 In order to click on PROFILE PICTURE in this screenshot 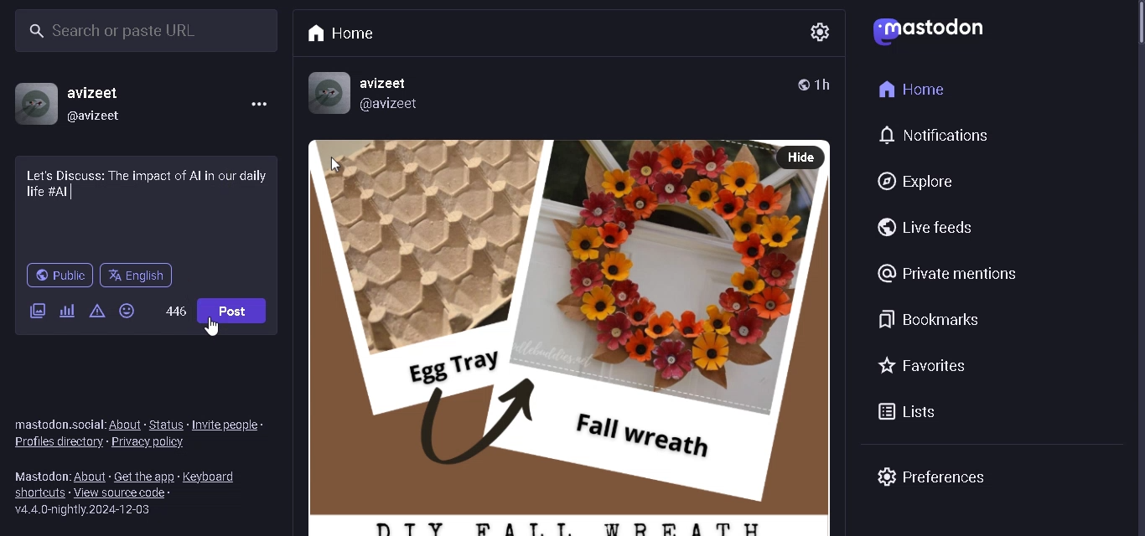, I will do `click(34, 104)`.